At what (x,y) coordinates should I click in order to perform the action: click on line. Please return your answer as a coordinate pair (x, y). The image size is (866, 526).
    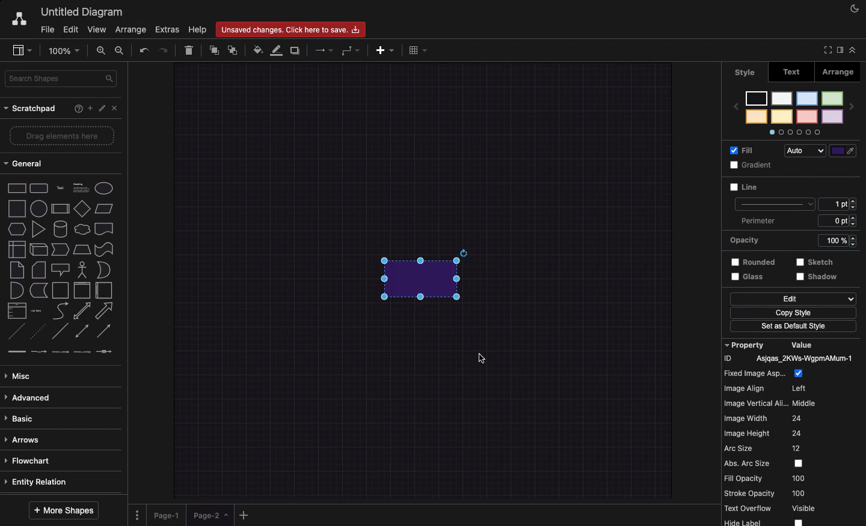
    Looking at the image, I should click on (60, 331).